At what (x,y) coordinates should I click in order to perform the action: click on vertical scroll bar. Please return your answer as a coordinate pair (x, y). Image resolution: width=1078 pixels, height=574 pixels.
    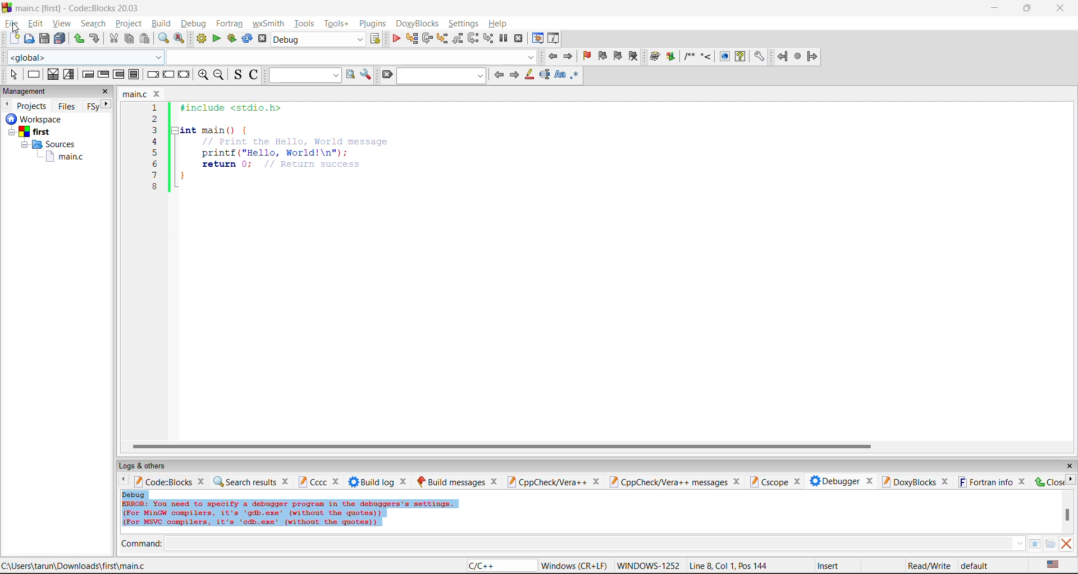
    Looking at the image, I should click on (1067, 514).